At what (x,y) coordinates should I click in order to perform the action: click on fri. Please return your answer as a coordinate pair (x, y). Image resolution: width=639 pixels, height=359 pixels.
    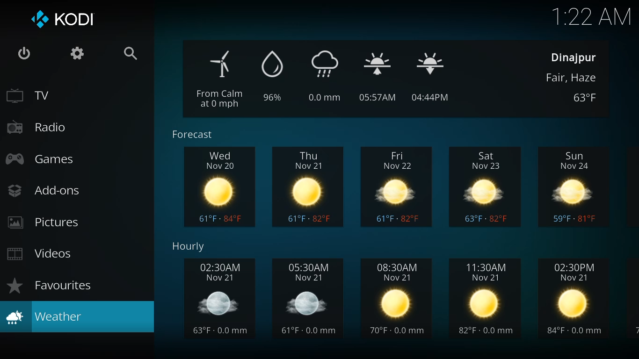
    Looking at the image, I should click on (398, 185).